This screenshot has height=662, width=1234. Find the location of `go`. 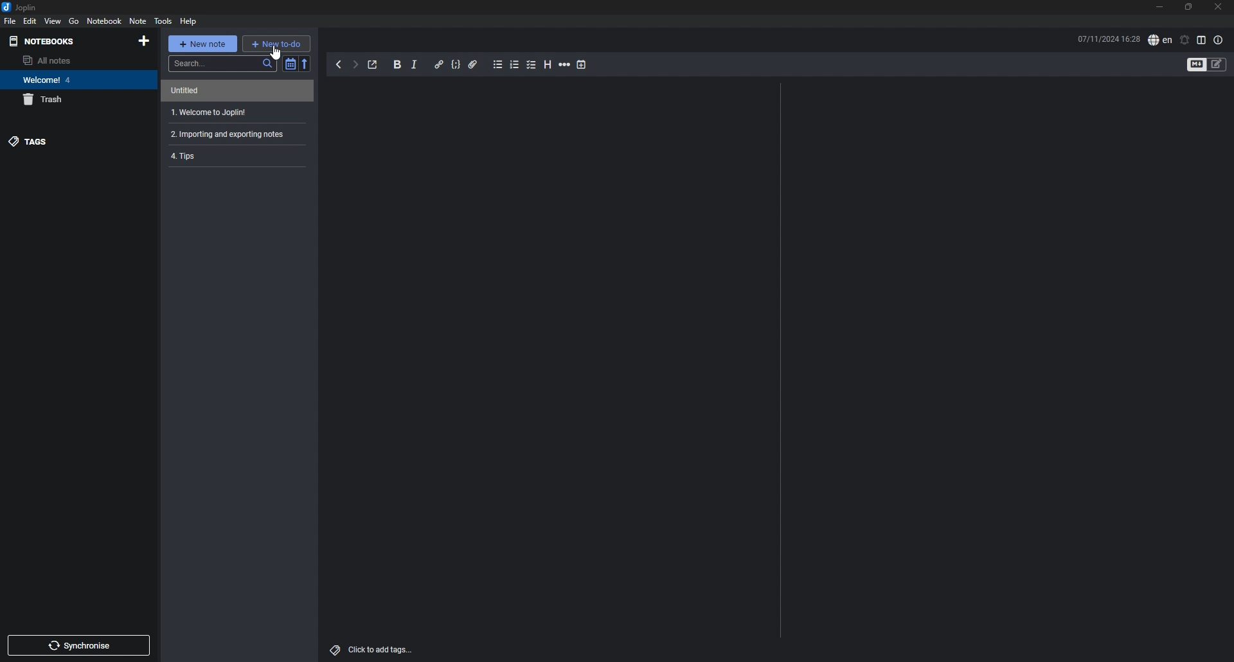

go is located at coordinates (74, 21).